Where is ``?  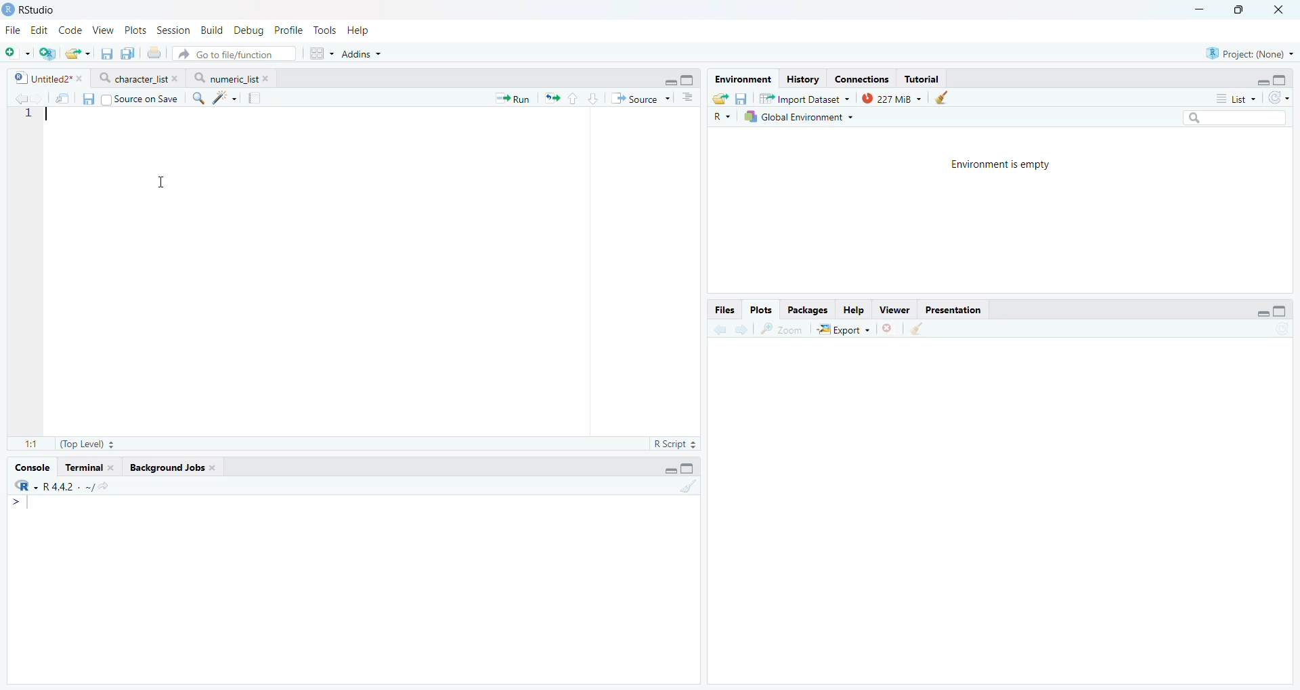  is located at coordinates (854, 309).